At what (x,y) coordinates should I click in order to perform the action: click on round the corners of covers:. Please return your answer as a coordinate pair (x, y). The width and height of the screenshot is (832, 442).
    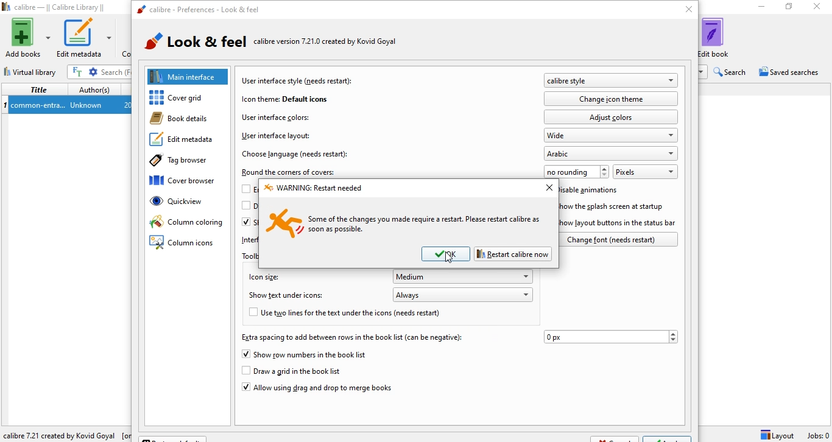
    Looking at the image, I should click on (291, 172).